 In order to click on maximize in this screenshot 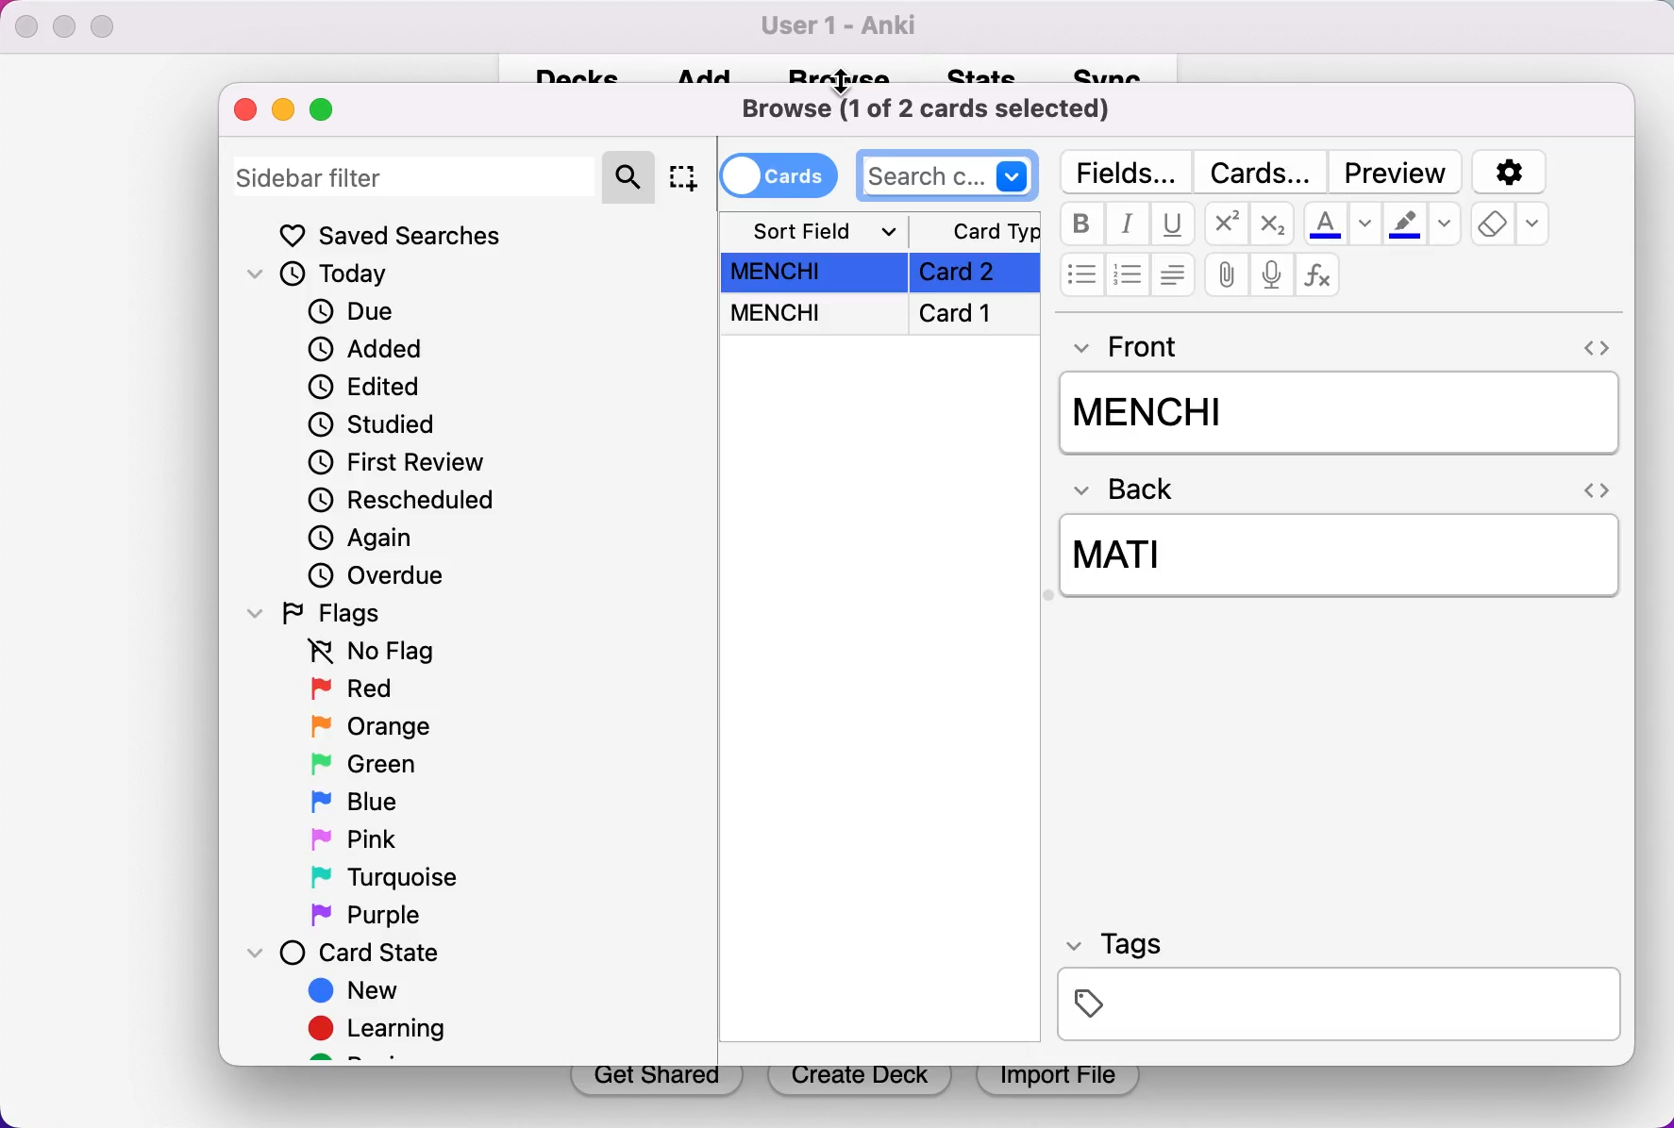, I will do `click(322, 112)`.